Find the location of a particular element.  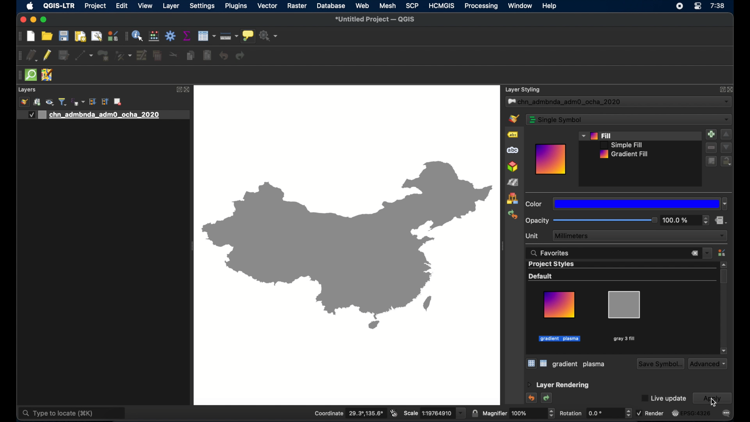

masks is located at coordinates (514, 150).